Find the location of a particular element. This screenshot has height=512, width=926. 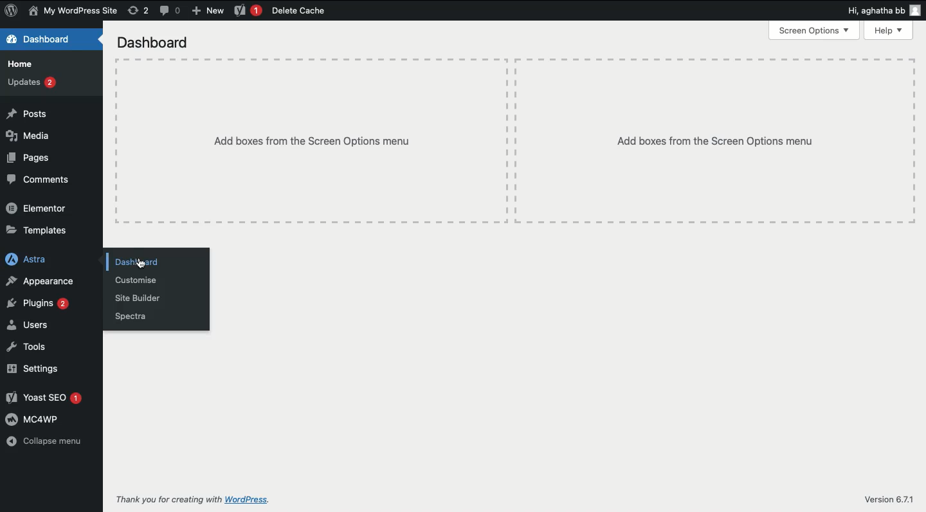

Collapse menu is located at coordinates (46, 441).